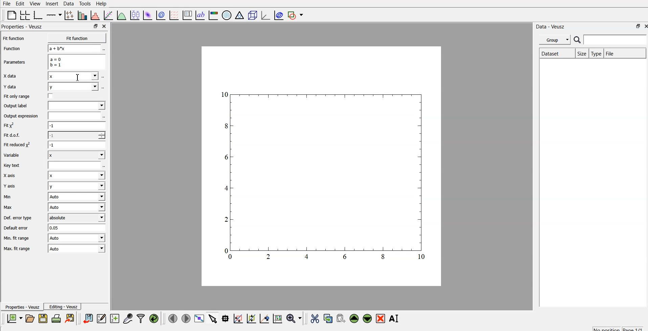 Image resolution: width=648 pixels, height=331 pixels. What do you see at coordinates (188, 15) in the screenshot?
I see `plot key` at bounding box center [188, 15].